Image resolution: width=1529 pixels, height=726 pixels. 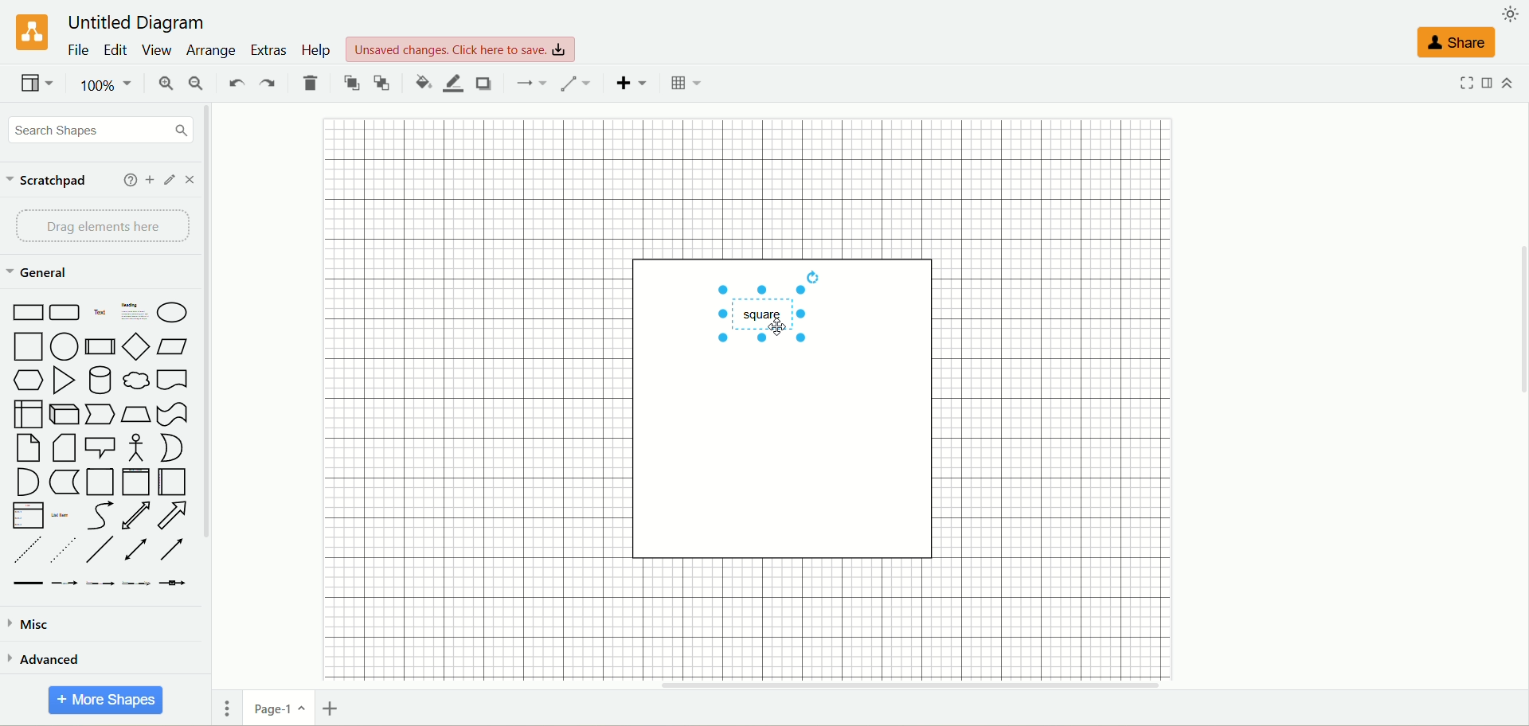 I want to click on to back, so click(x=384, y=84).